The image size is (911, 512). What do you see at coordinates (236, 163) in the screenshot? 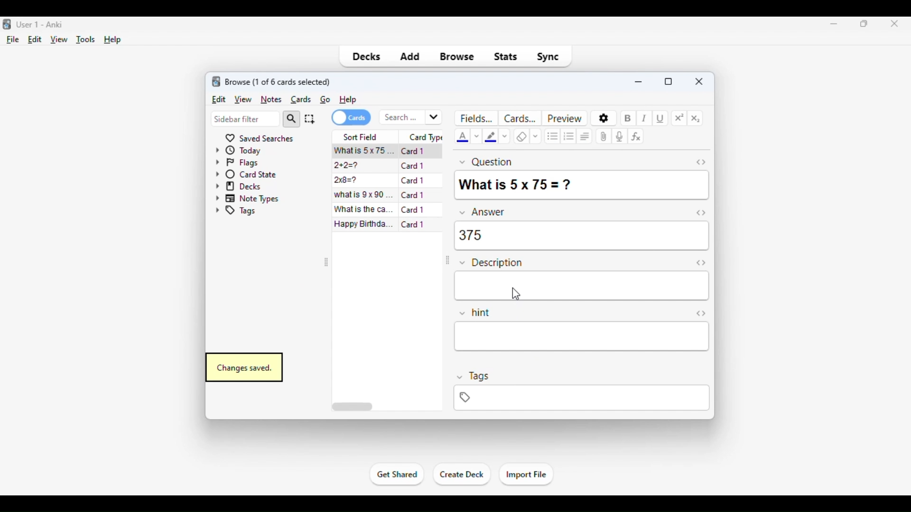
I see `flags` at bounding box center [236, 163].